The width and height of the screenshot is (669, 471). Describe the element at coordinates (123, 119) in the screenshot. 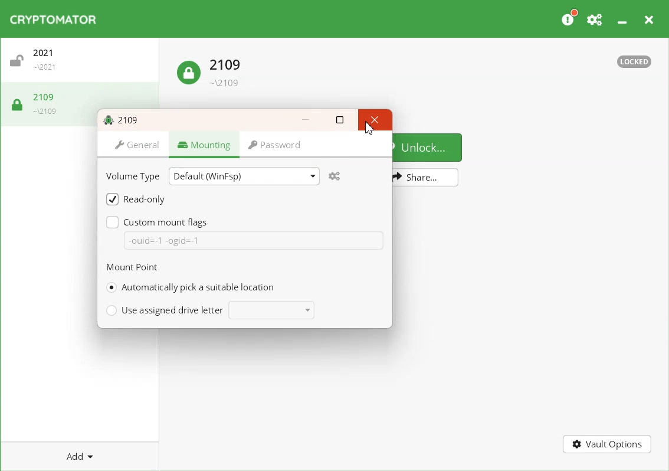

I see `Text` at that location.